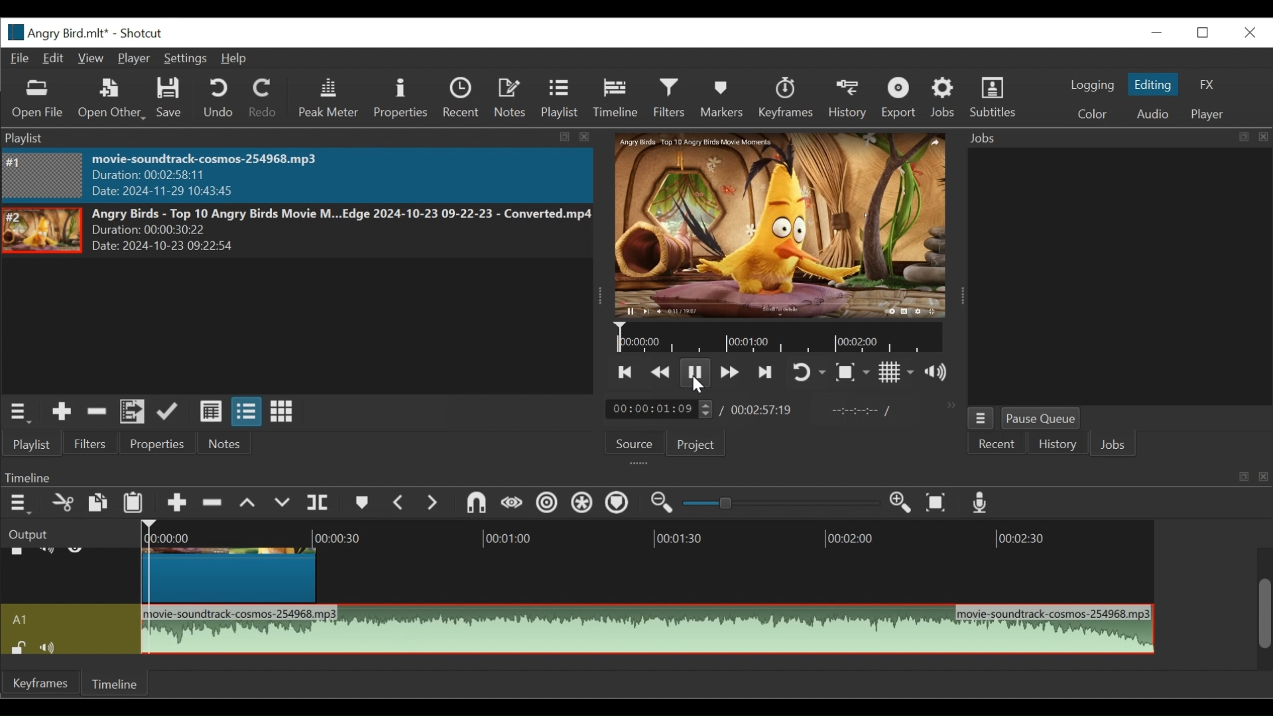 This screenshot has width=1273, height=716. Describe the element at coordinates (766, 373) in the screenshot. I see `Skip to the next point` at that location.